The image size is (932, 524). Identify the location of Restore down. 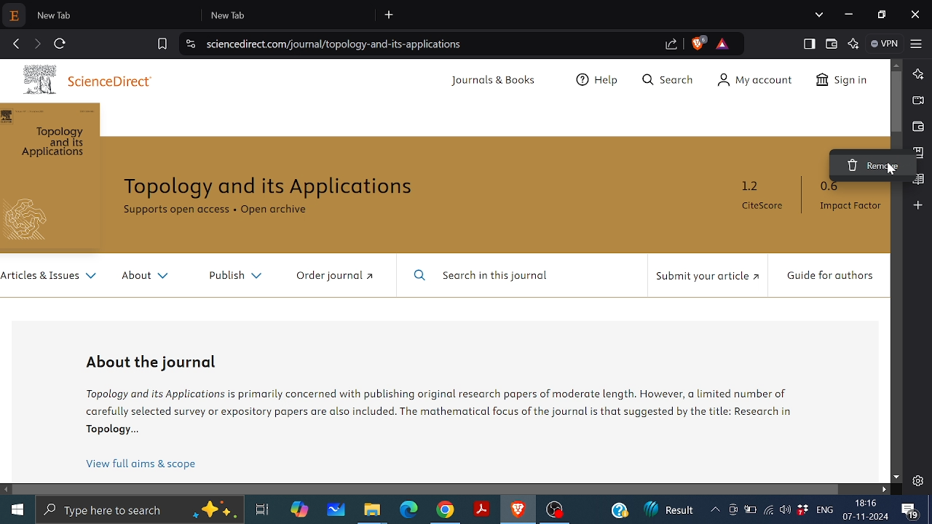
(881, 13).